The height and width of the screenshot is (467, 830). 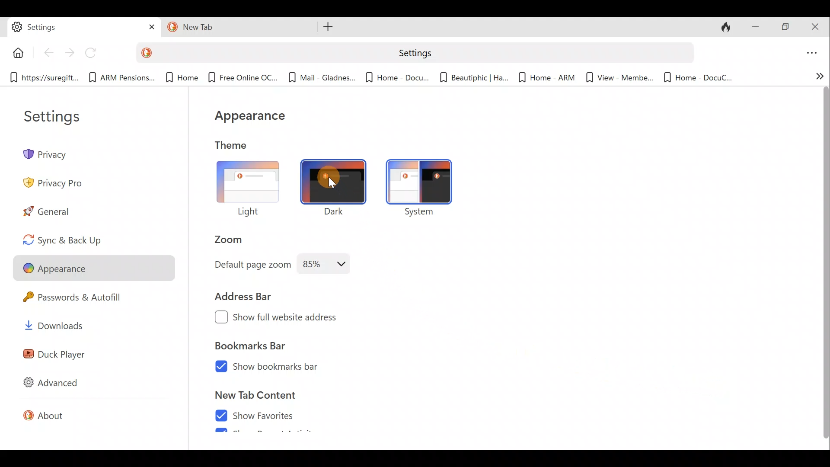 What do you see at coordinates (46, 209) in the screenshot?
I see `General` at bounding box center [46, 209].